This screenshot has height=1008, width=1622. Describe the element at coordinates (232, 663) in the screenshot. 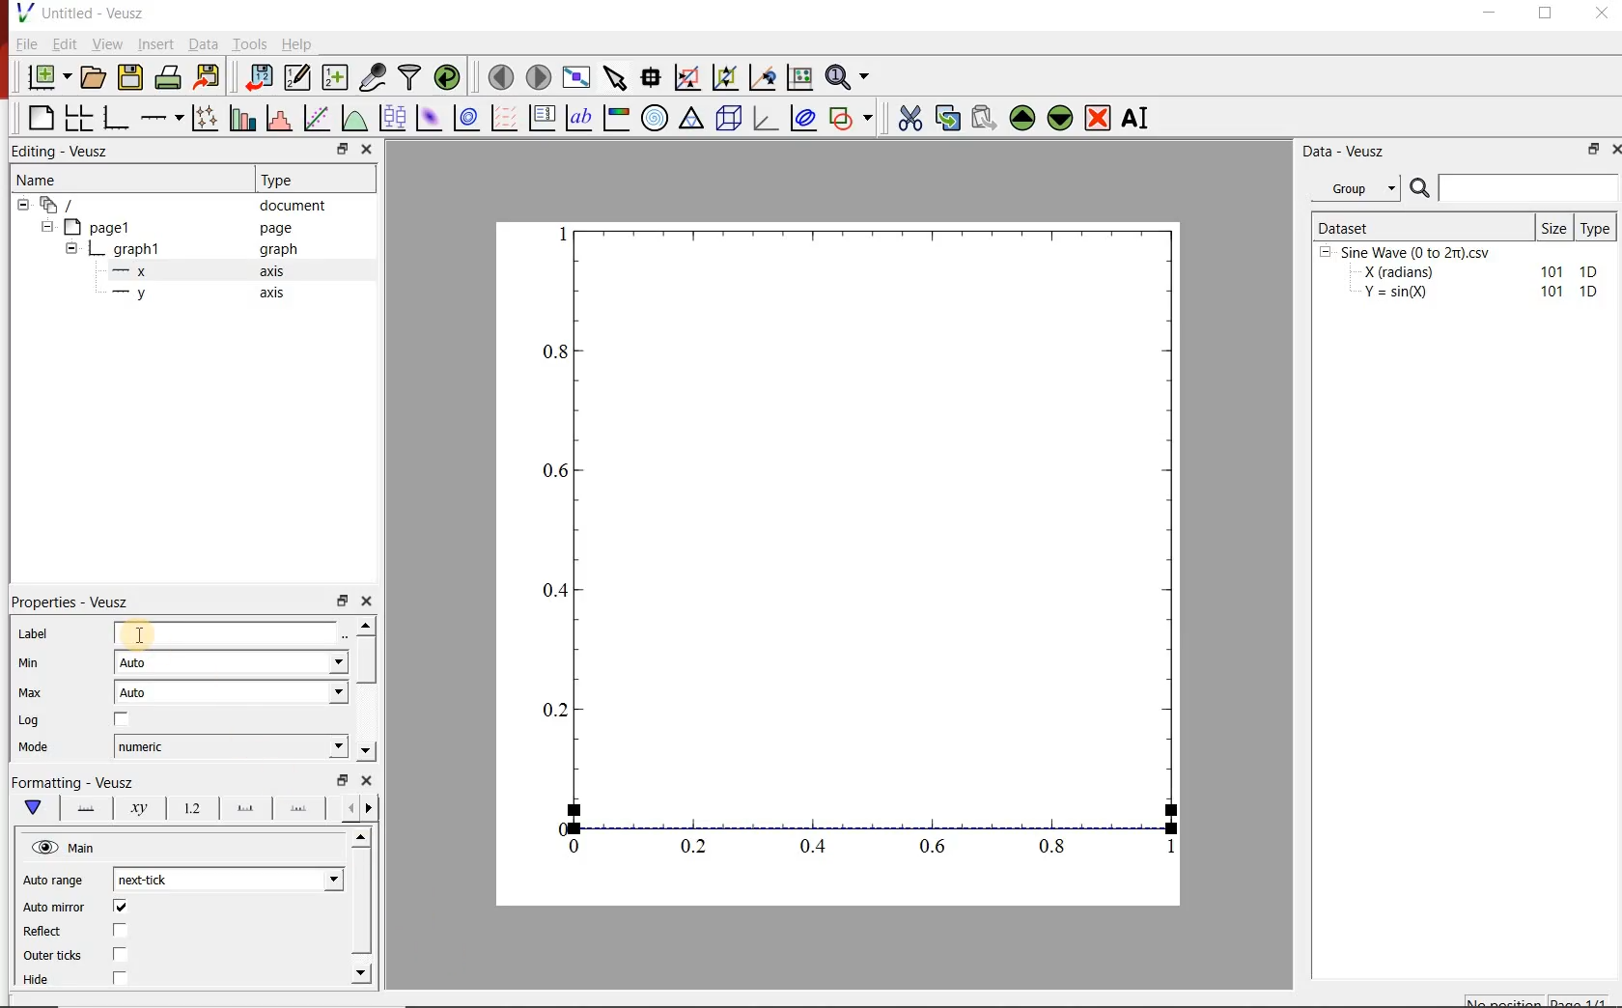

I see `Auto` at that location.